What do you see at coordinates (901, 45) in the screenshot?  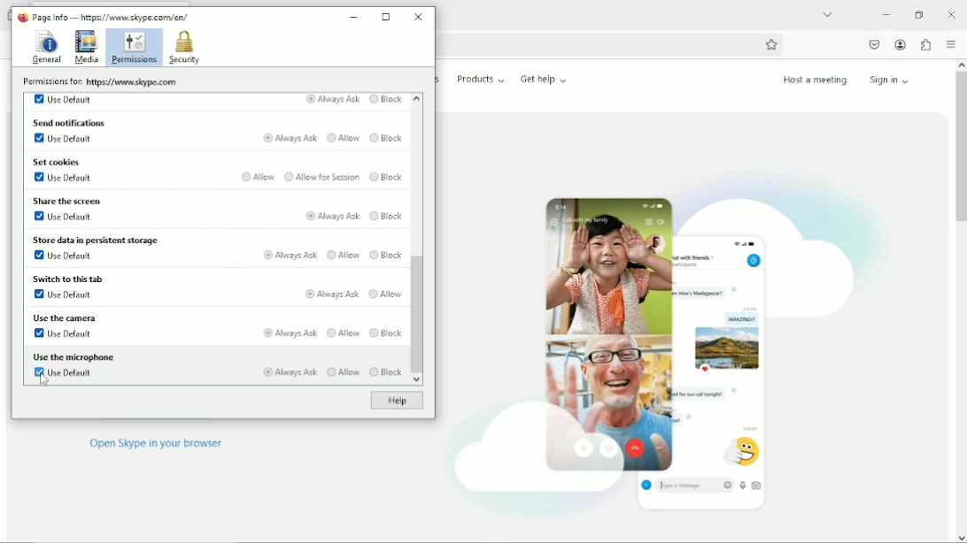 I see `Account` at bounding box center [901, 45].